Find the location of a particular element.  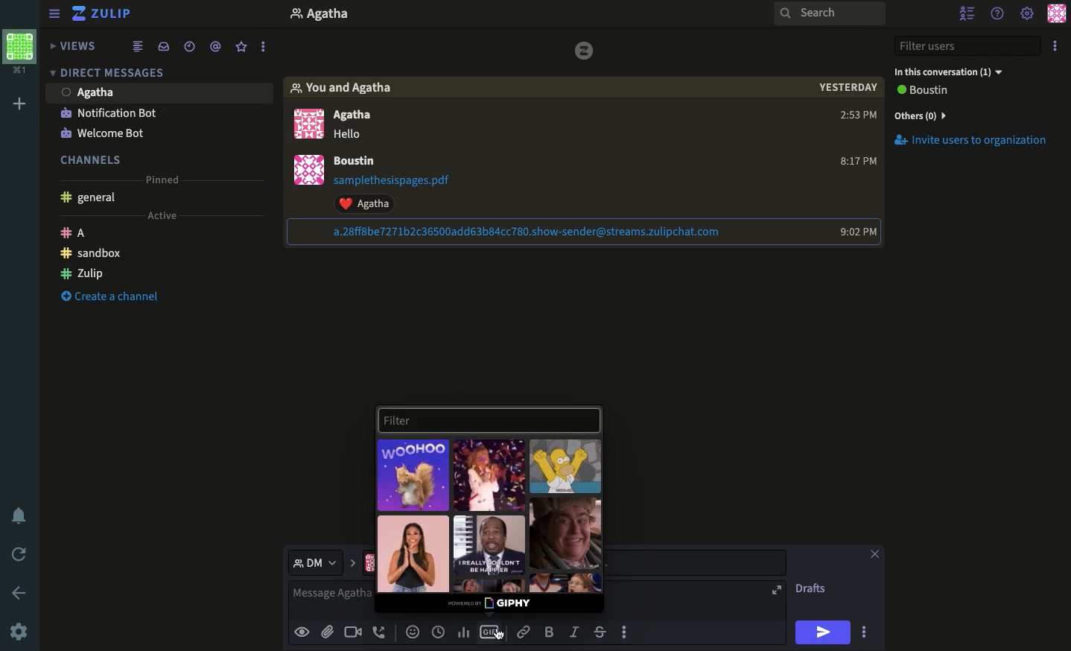

logo is located at coordinates (582, 51).